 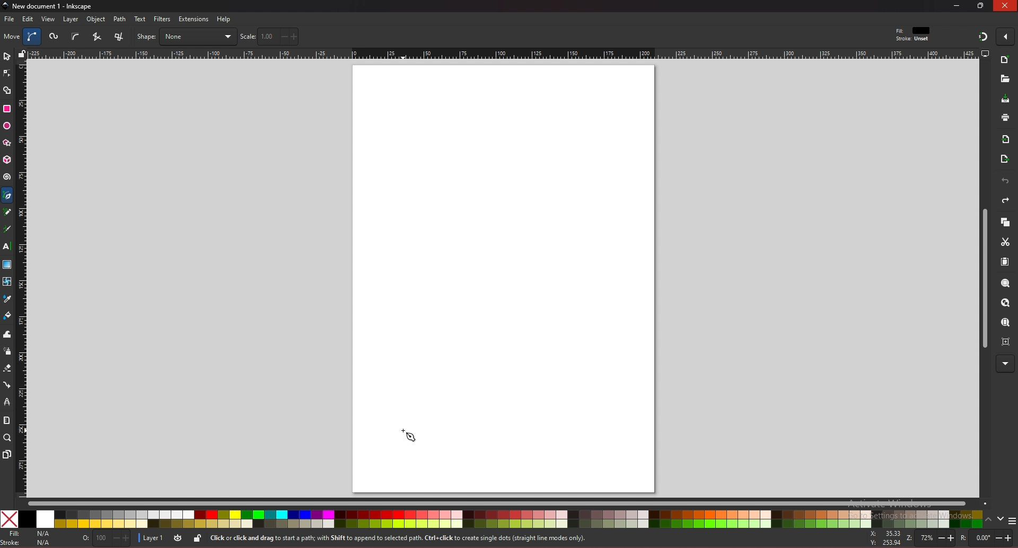 What do you see at coordinates (6, 246) in the screenshot?
I see `text` at bounding box center [6, 246].